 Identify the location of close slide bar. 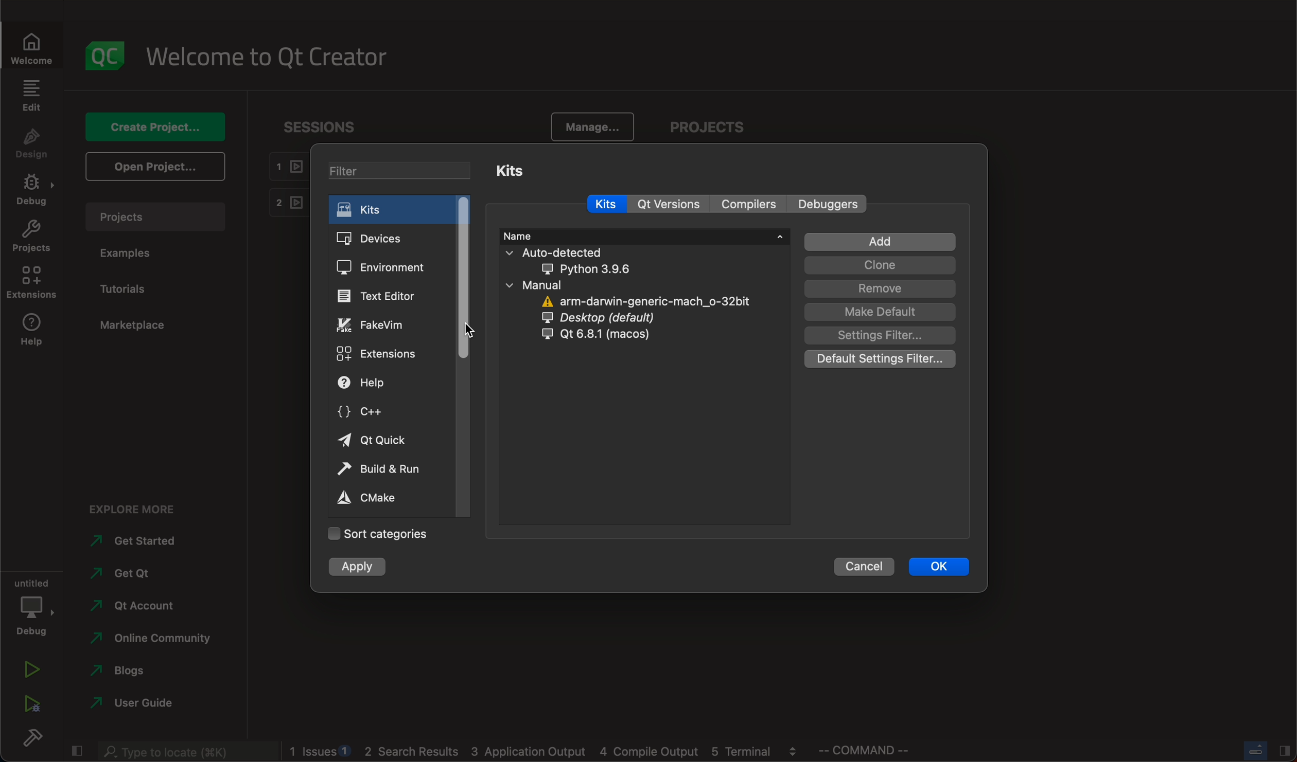
(76, 752).